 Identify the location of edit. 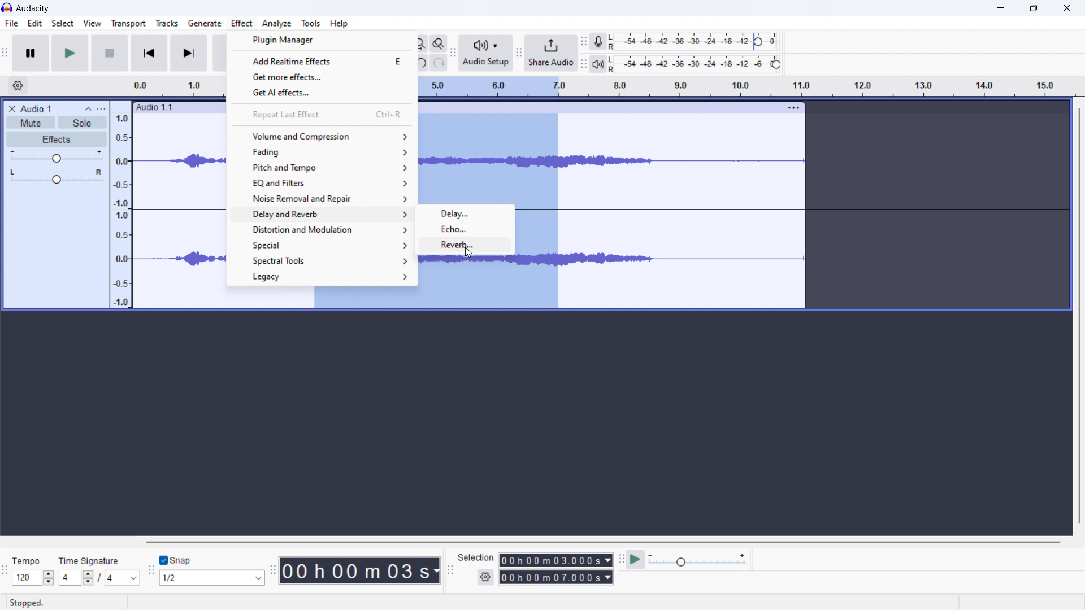
(35, 23).